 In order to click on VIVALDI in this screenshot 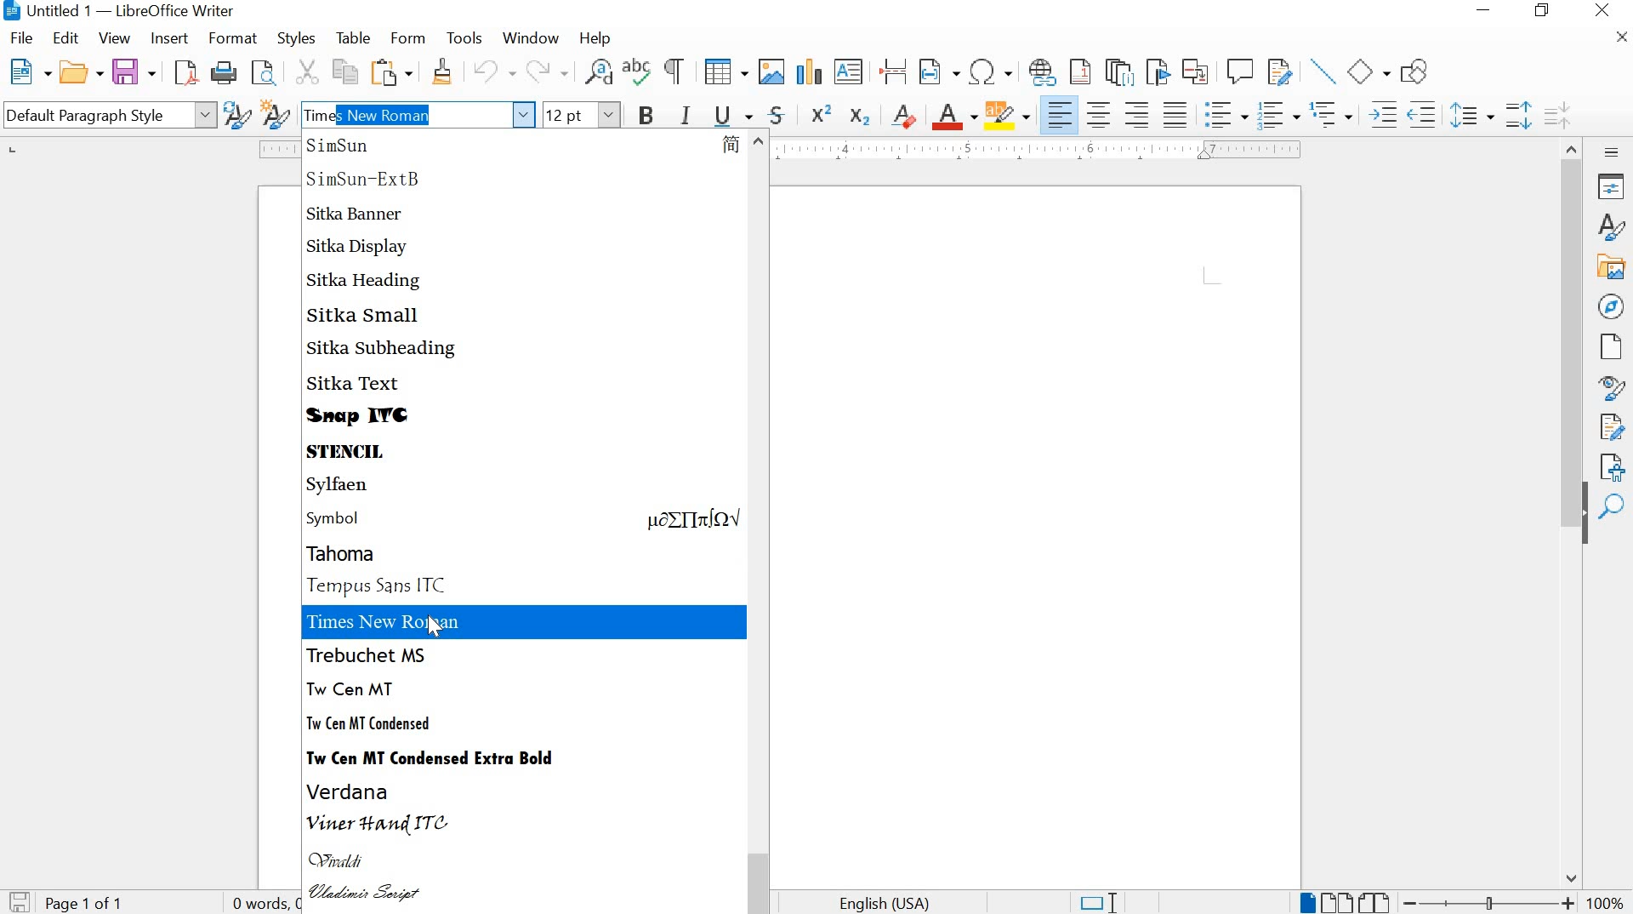, I will do `click(337, 861)`.